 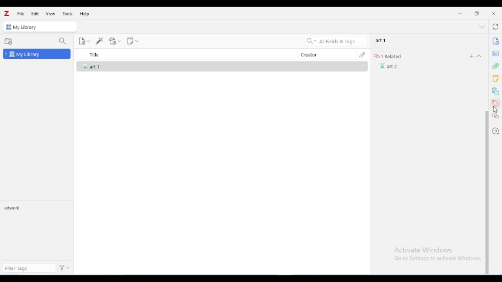 What do you see at coordinates (222, 66) in the screenshot?
I see `art 1` at bounding box center [222, 66].